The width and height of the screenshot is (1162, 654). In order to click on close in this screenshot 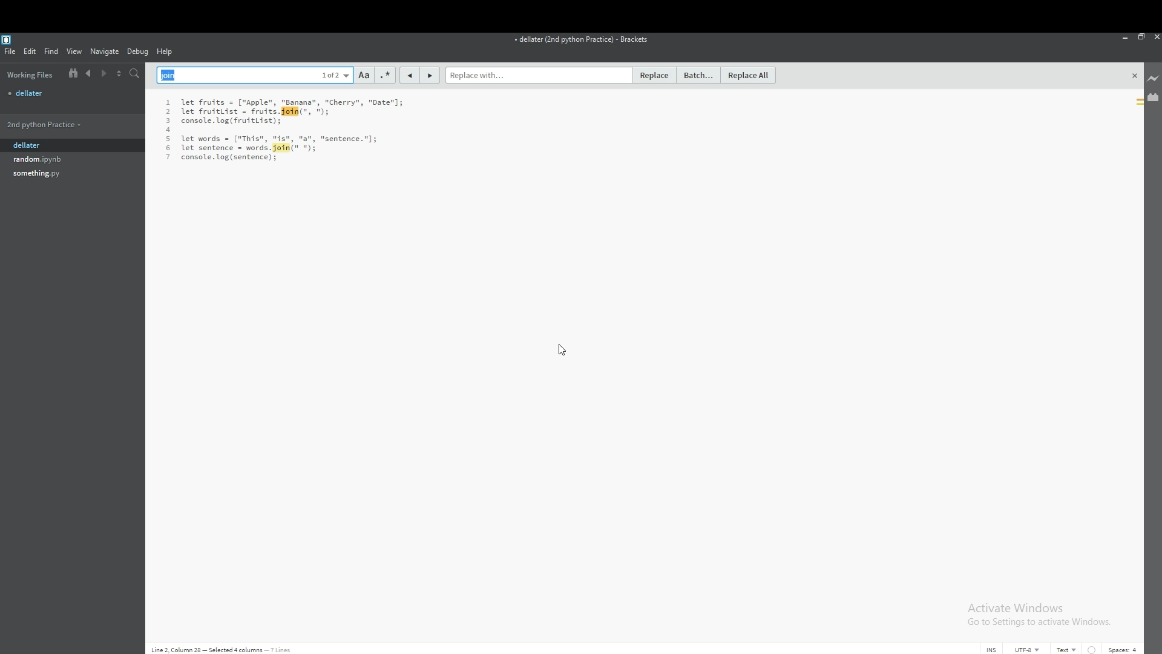, I will do `click(1155, 37)`.